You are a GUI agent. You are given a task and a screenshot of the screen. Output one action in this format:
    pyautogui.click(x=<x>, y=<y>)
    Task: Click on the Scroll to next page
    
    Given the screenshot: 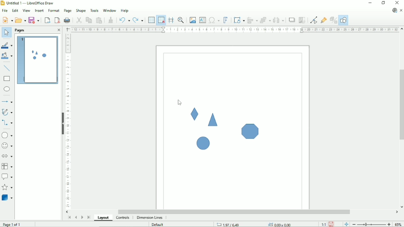 What is the action you would take?
    pyautogui.click(x=82, y=217)
    